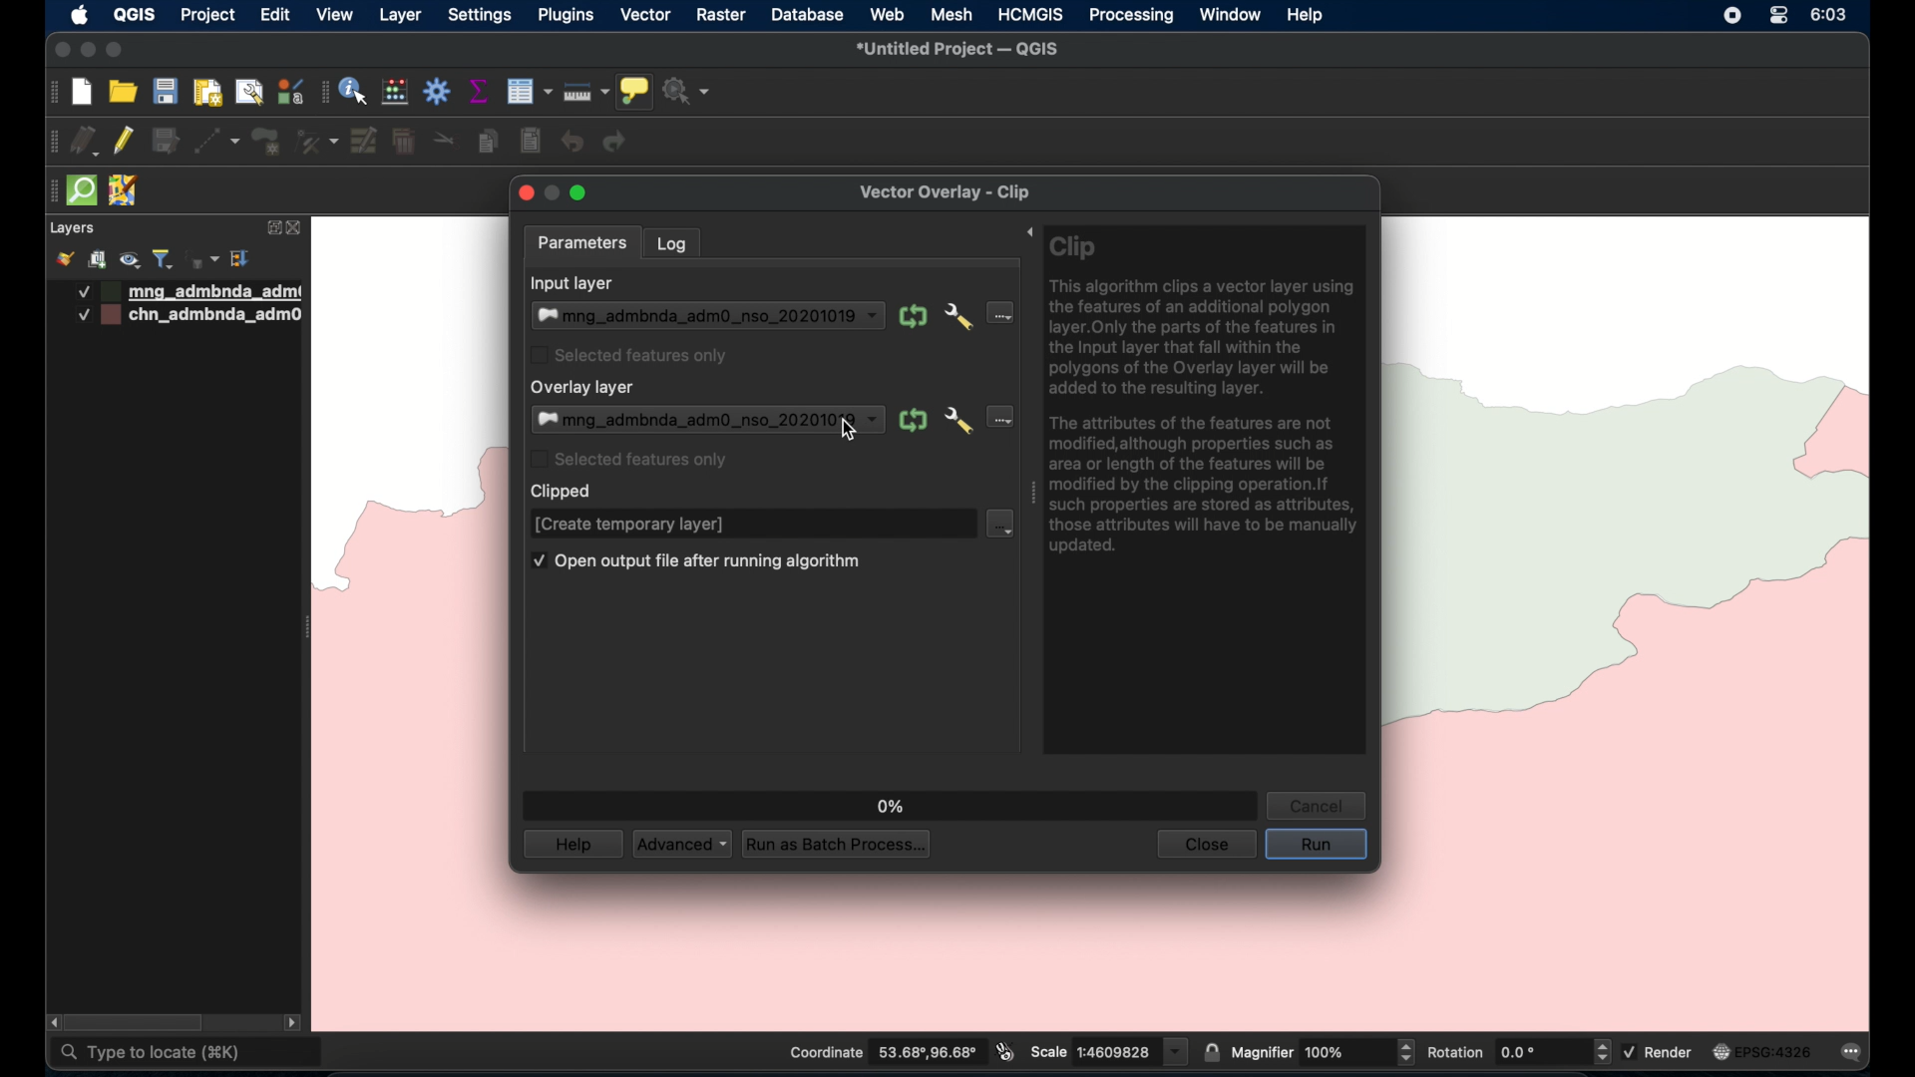 This screenshot has height=1077, width=1915. Describe the element at coordinates (132, 260) in the screenshot. I see `manage map theme` at that location.